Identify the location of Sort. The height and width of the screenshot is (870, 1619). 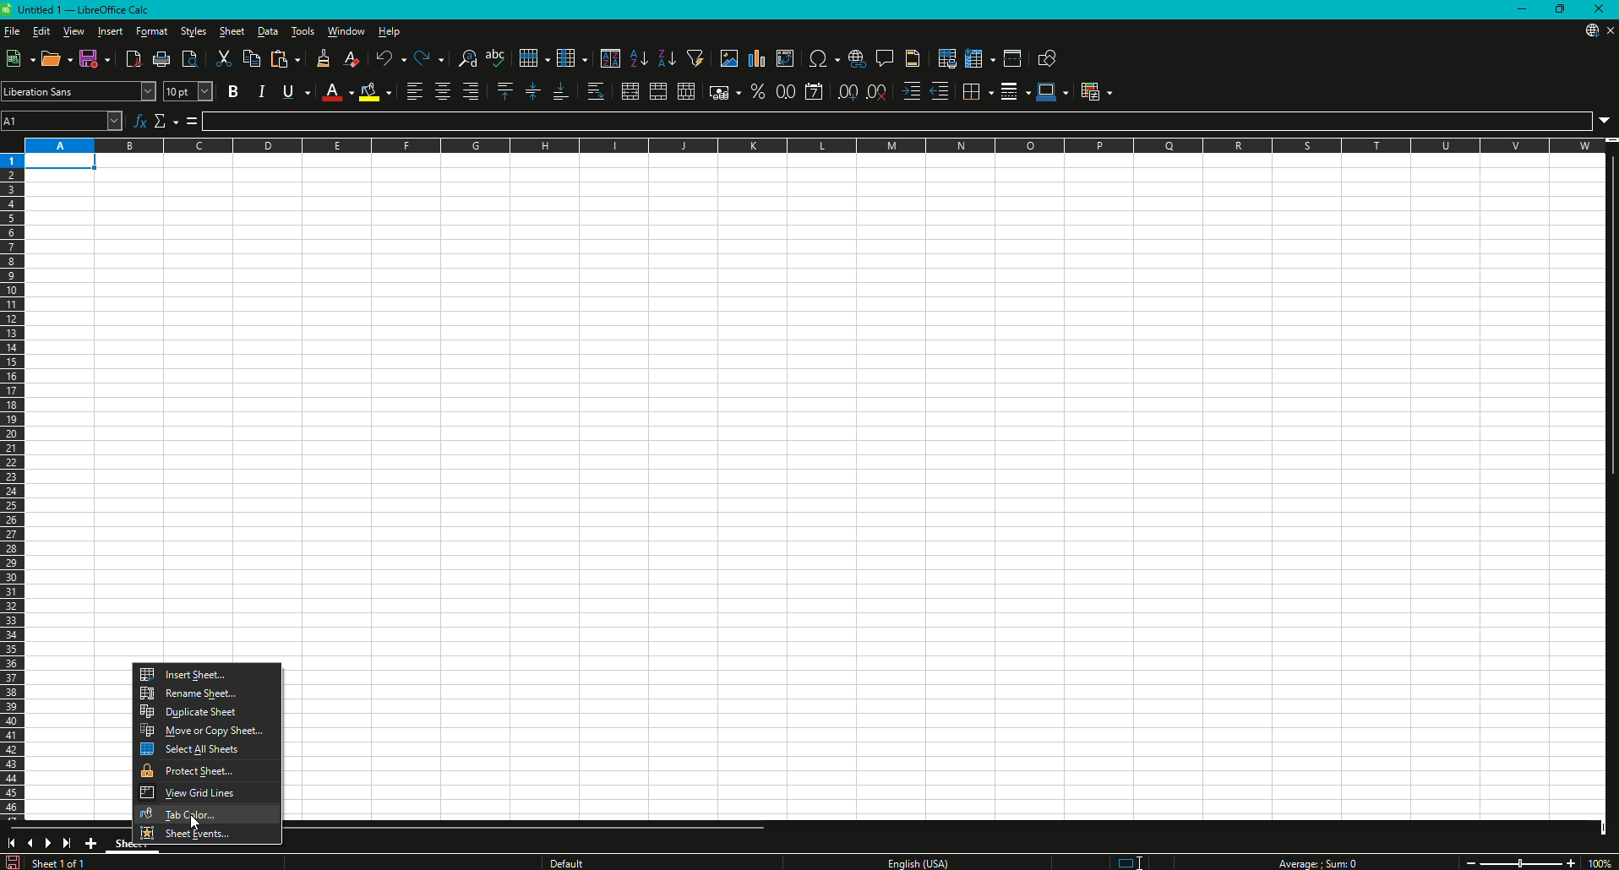
(610, 58).